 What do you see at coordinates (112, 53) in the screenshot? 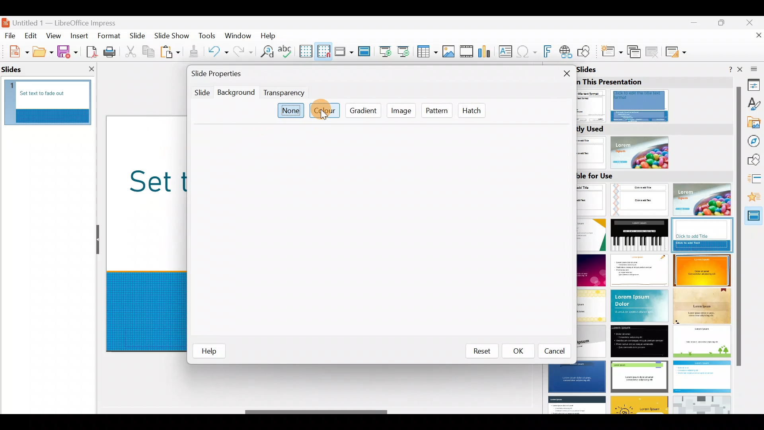
I see `Print` at bounding box center [112, 53].